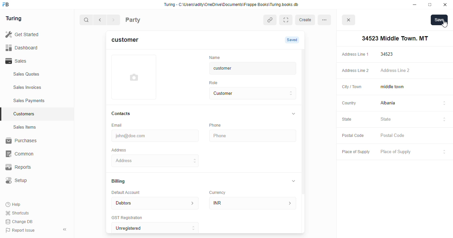 This screenshot has width=453, height=238. Describe the element at coordinates (21, 221) in the screenshot. I see `Change DB` at that location.